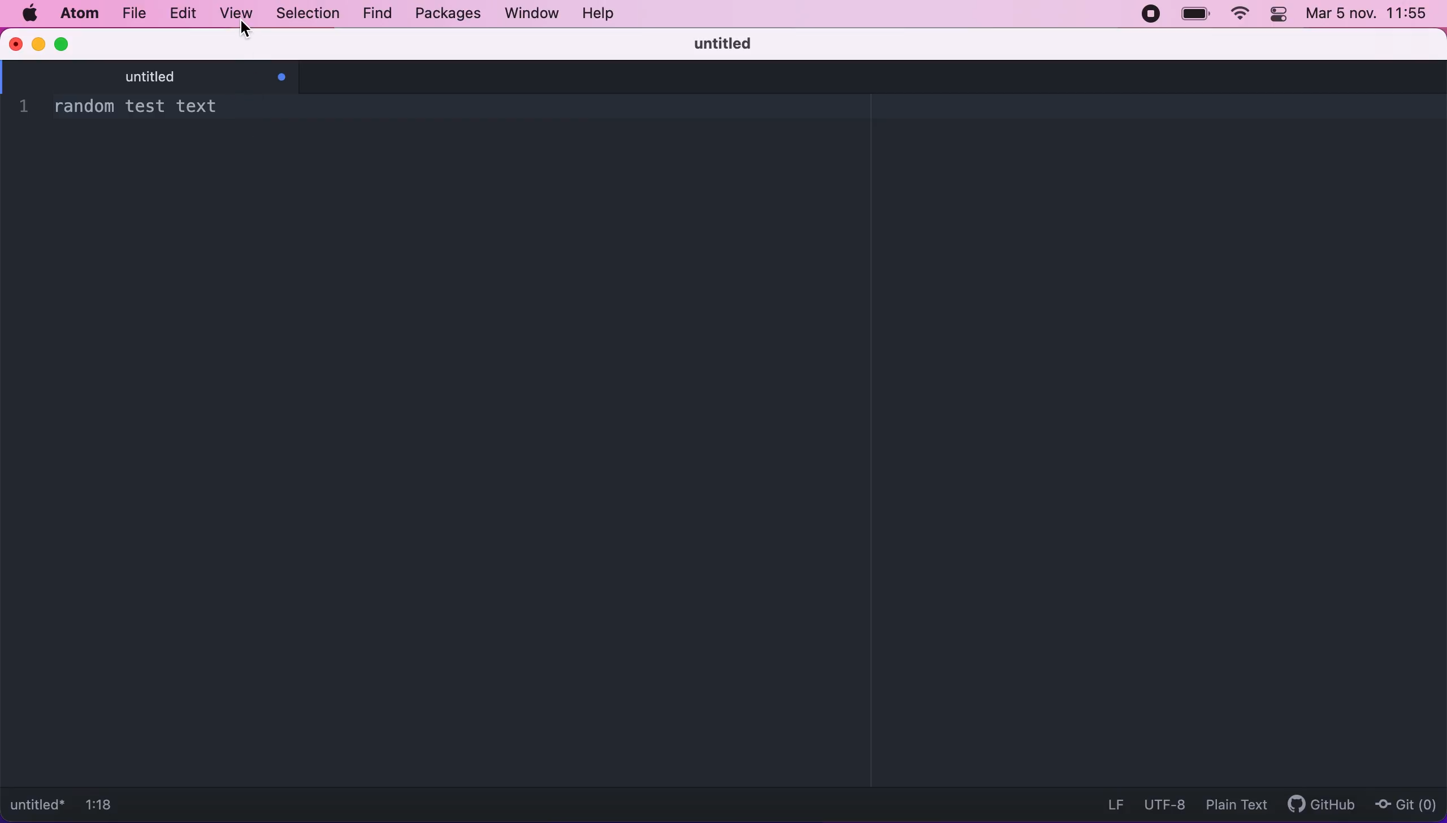 The width and height of the screenshot is (1447, 823). Describe the element at coordinates (240, 13) in the screenshot. I see `view` at that location.